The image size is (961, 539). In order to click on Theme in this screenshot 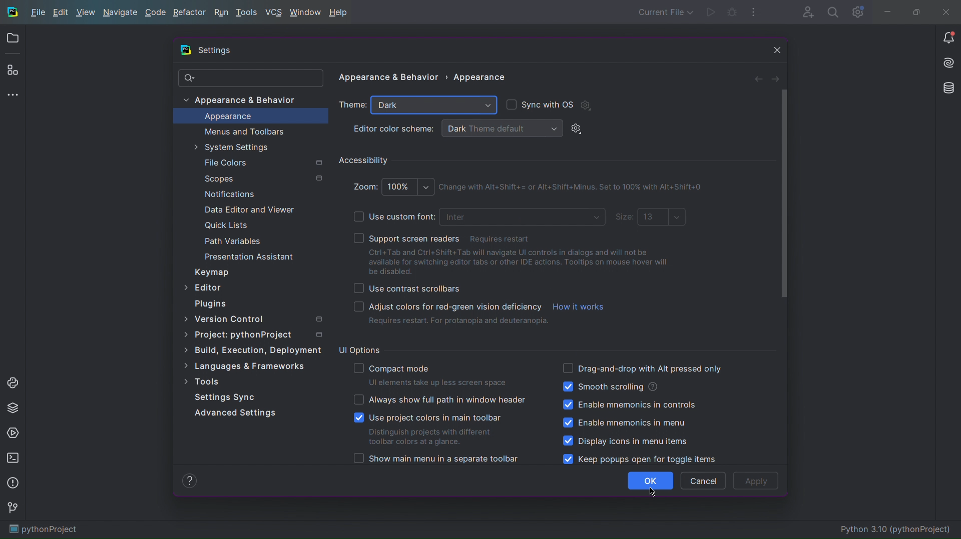, I will do `click(353, 105)`.